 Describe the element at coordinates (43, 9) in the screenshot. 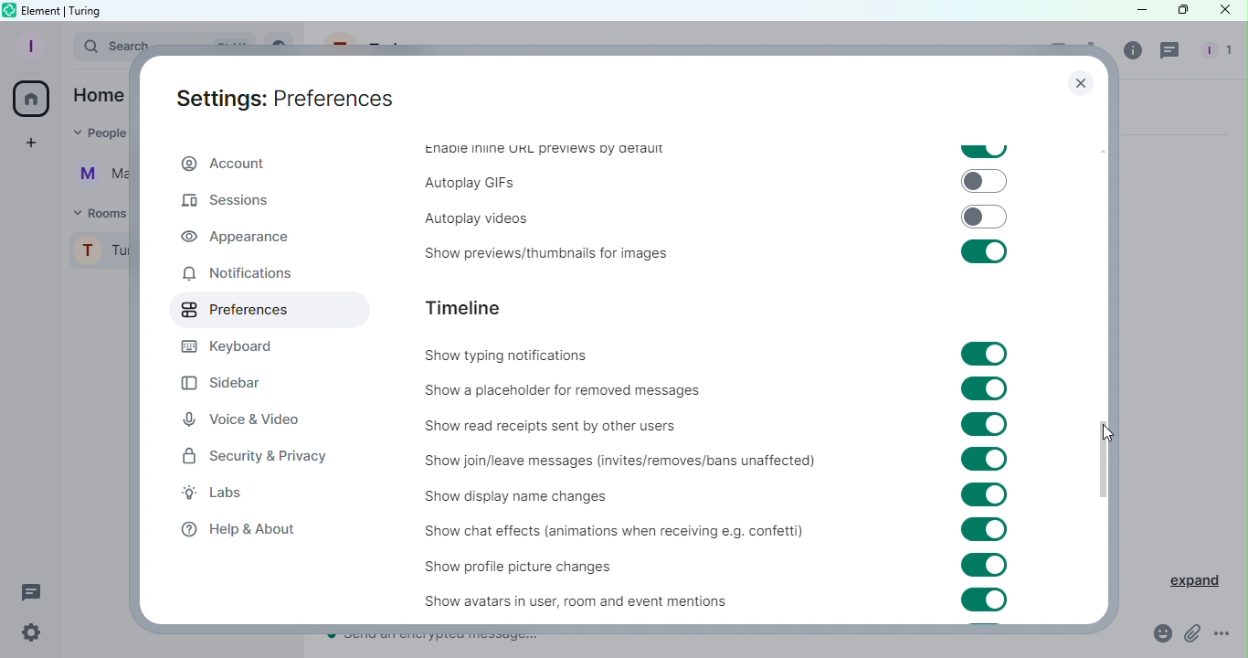

I see `Element ` at that location.